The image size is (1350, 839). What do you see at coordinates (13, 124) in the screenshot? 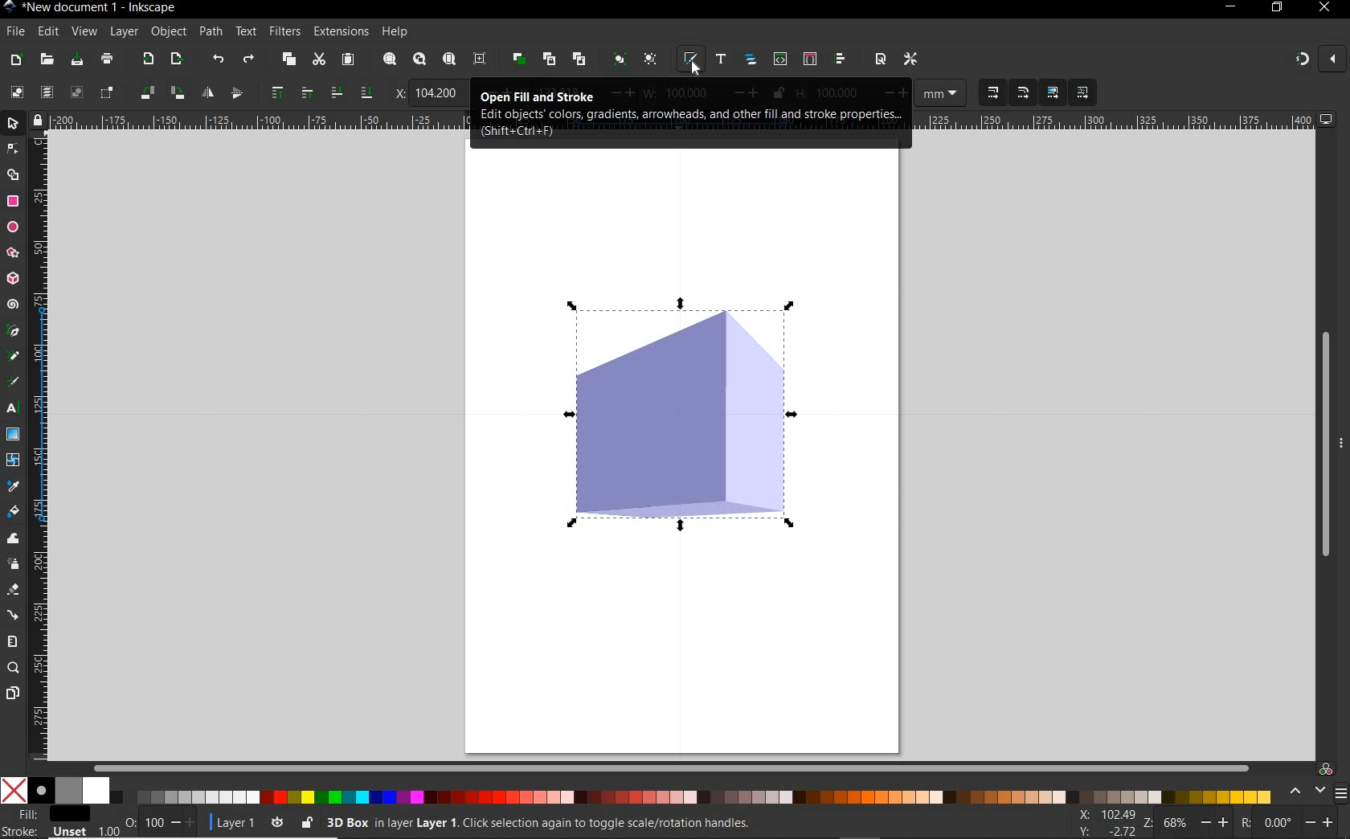
I see `SELECTOR TOOL` at bounding box center [13, 124].